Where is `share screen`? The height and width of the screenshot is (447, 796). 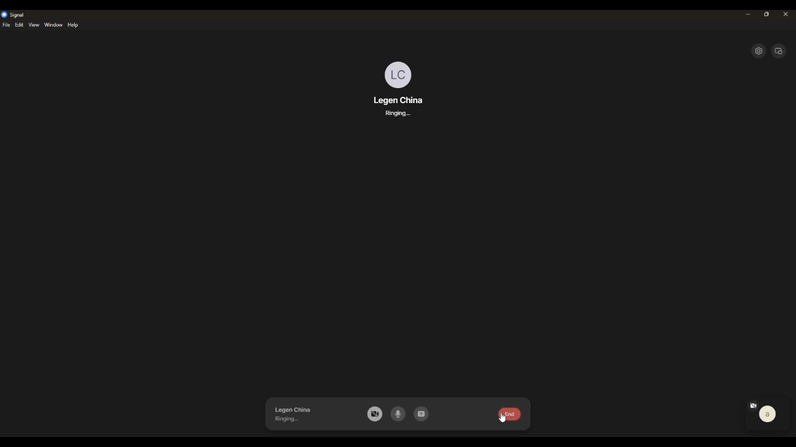
share screen is located at coordinates (423, 413).